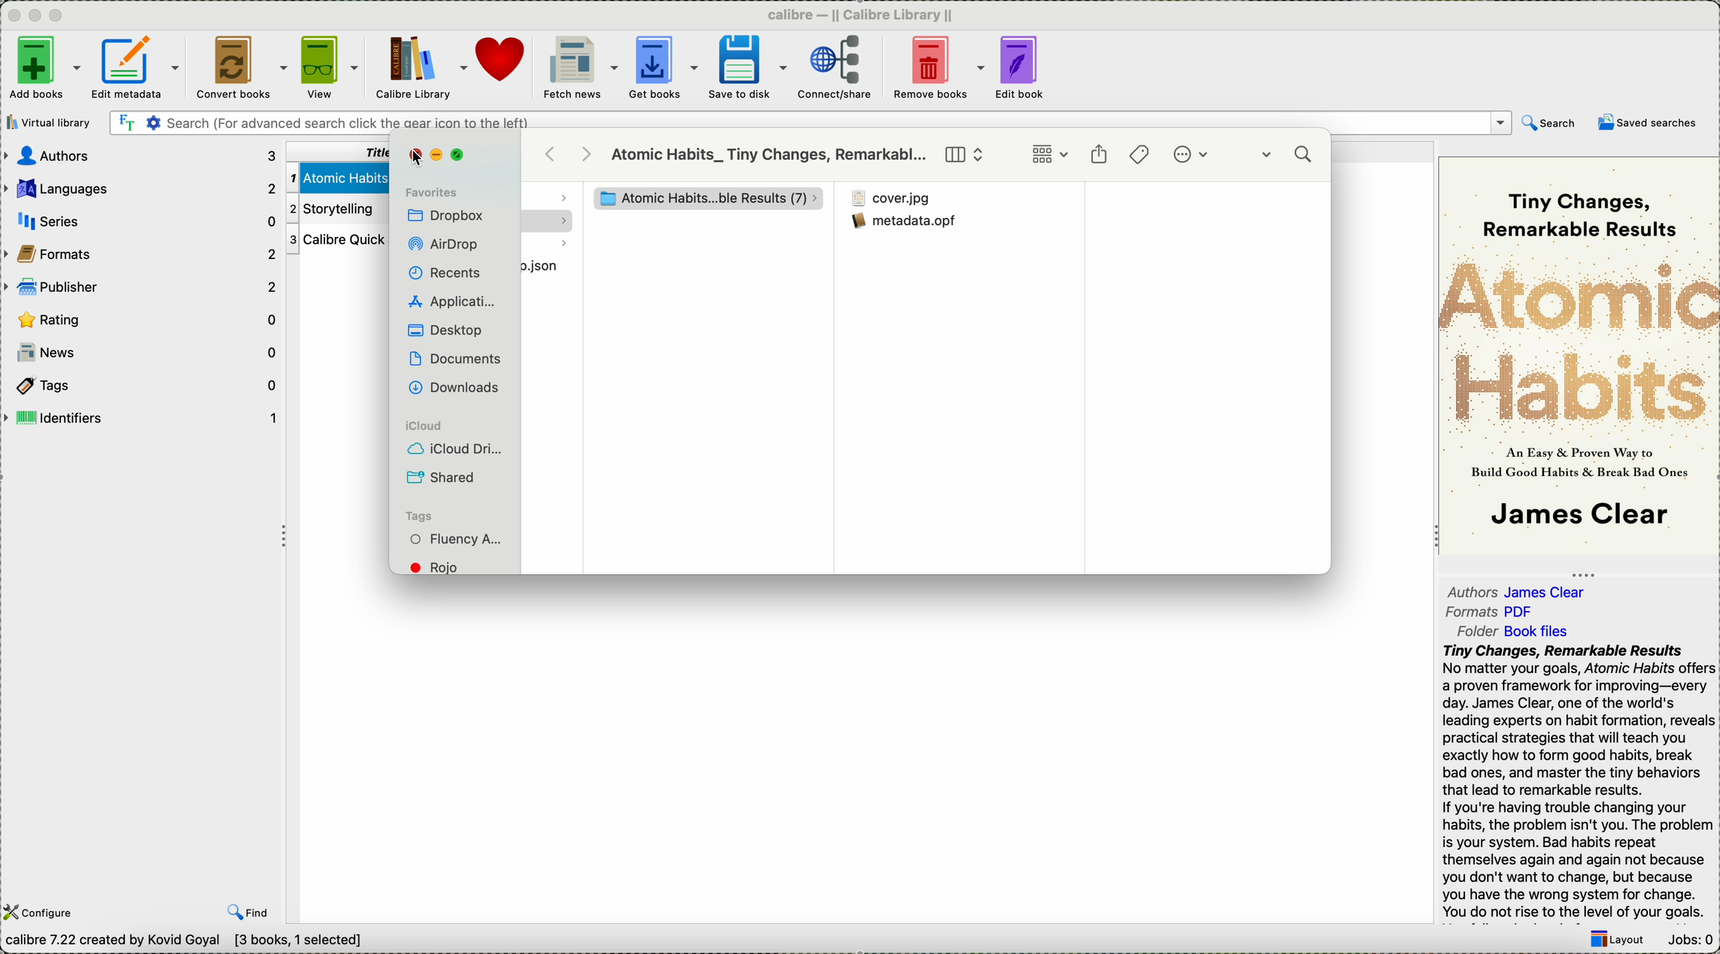 This screenshot has width=1720, height=954. Describe the element at coordinates (552, 268) in the screenshot. I see `file` at that location.